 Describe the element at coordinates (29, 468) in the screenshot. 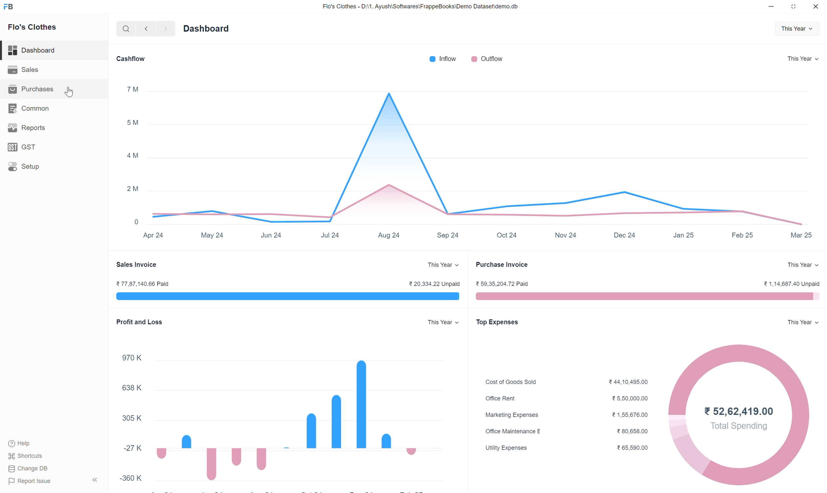

I see `Change DB` at that location.